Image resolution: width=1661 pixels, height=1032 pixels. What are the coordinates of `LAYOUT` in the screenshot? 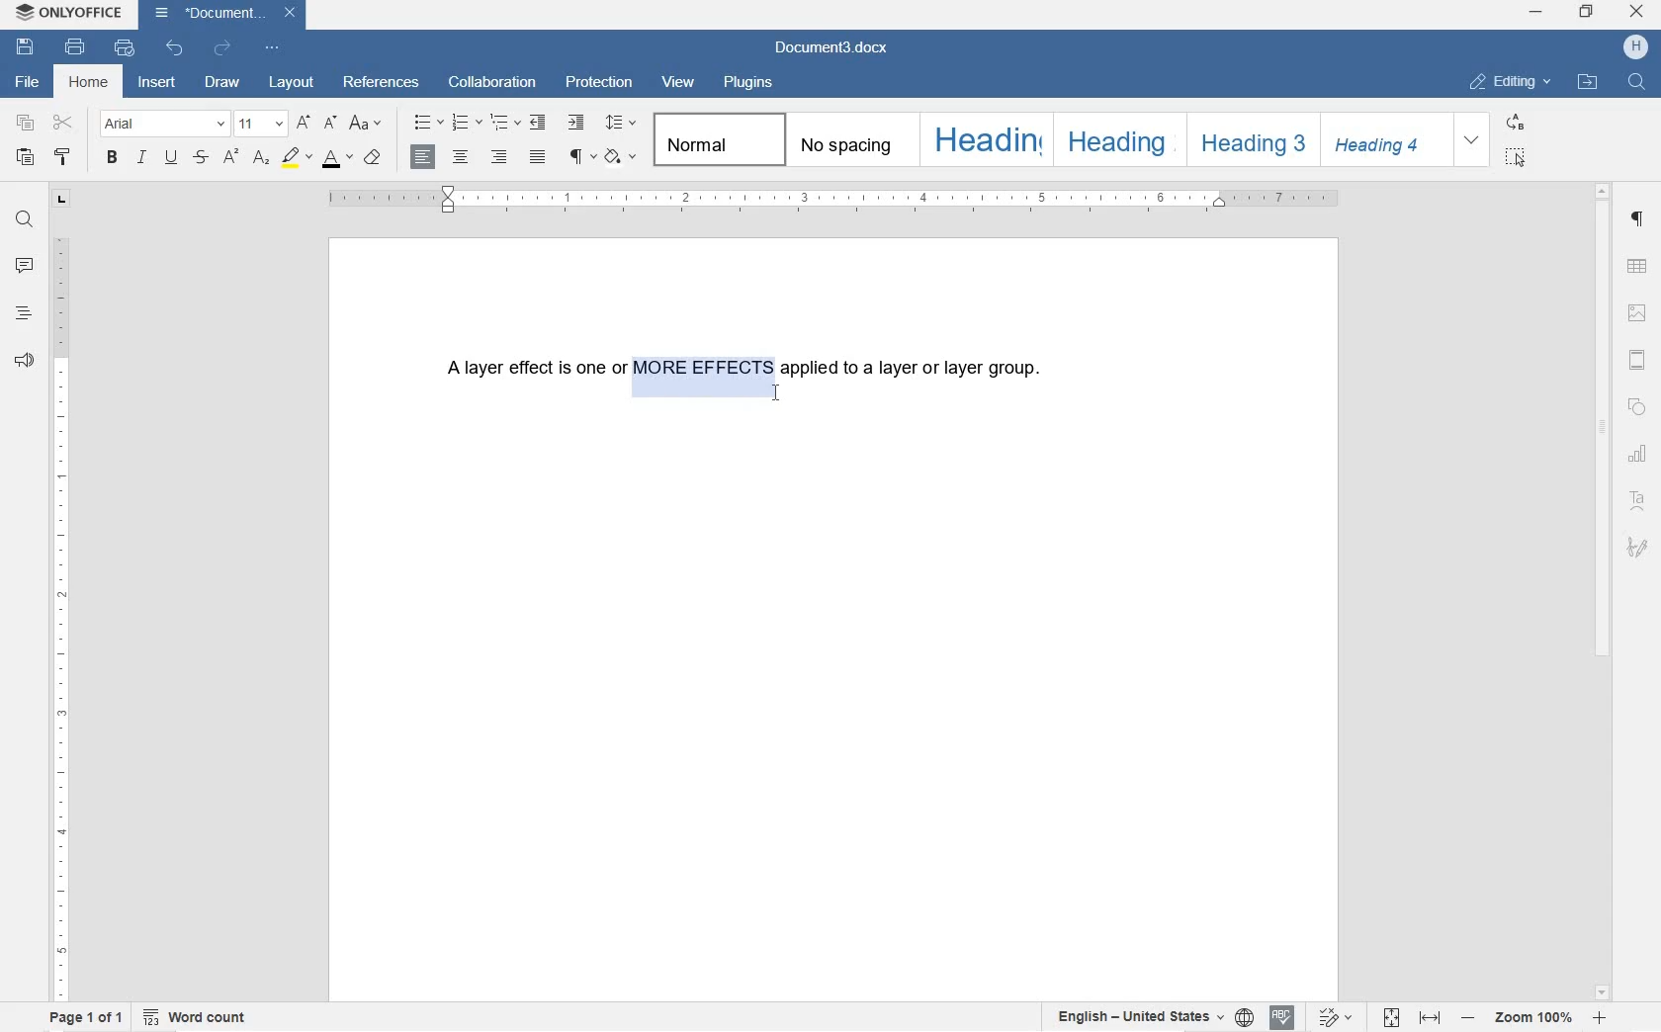 It's located at (292, 81).